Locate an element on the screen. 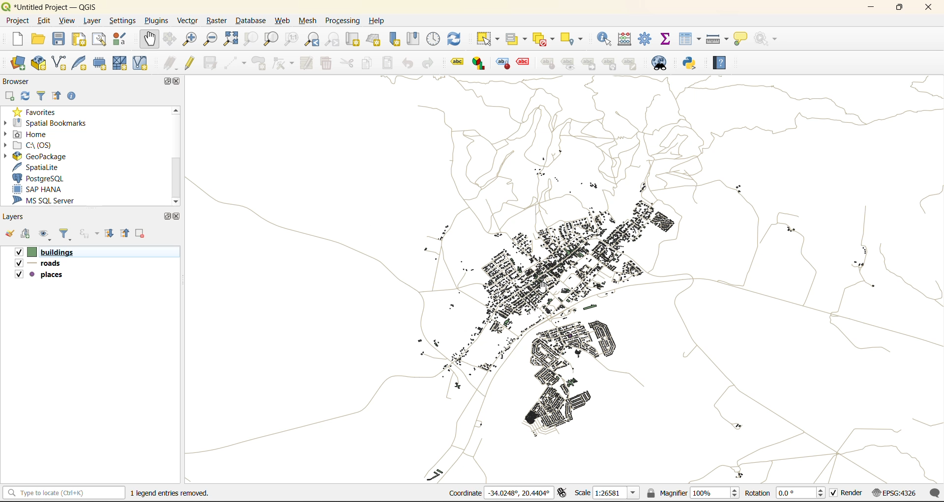  python is located at coordinates (692, 63).